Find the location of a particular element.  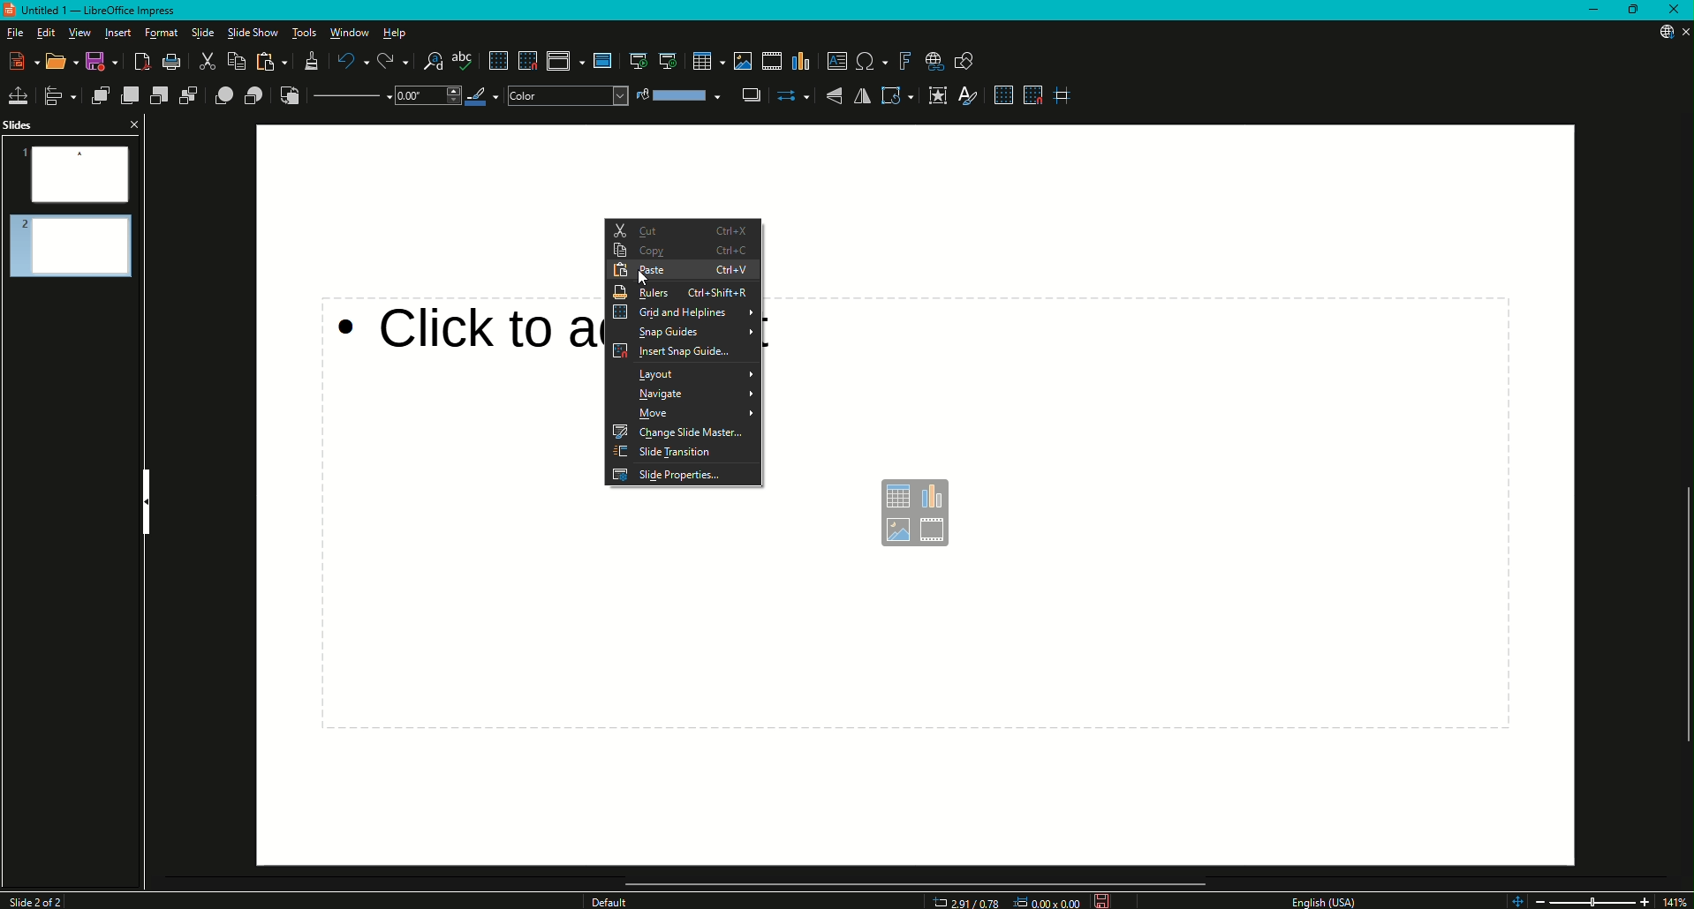

Find and Replace is located at coordinates (425, 58).